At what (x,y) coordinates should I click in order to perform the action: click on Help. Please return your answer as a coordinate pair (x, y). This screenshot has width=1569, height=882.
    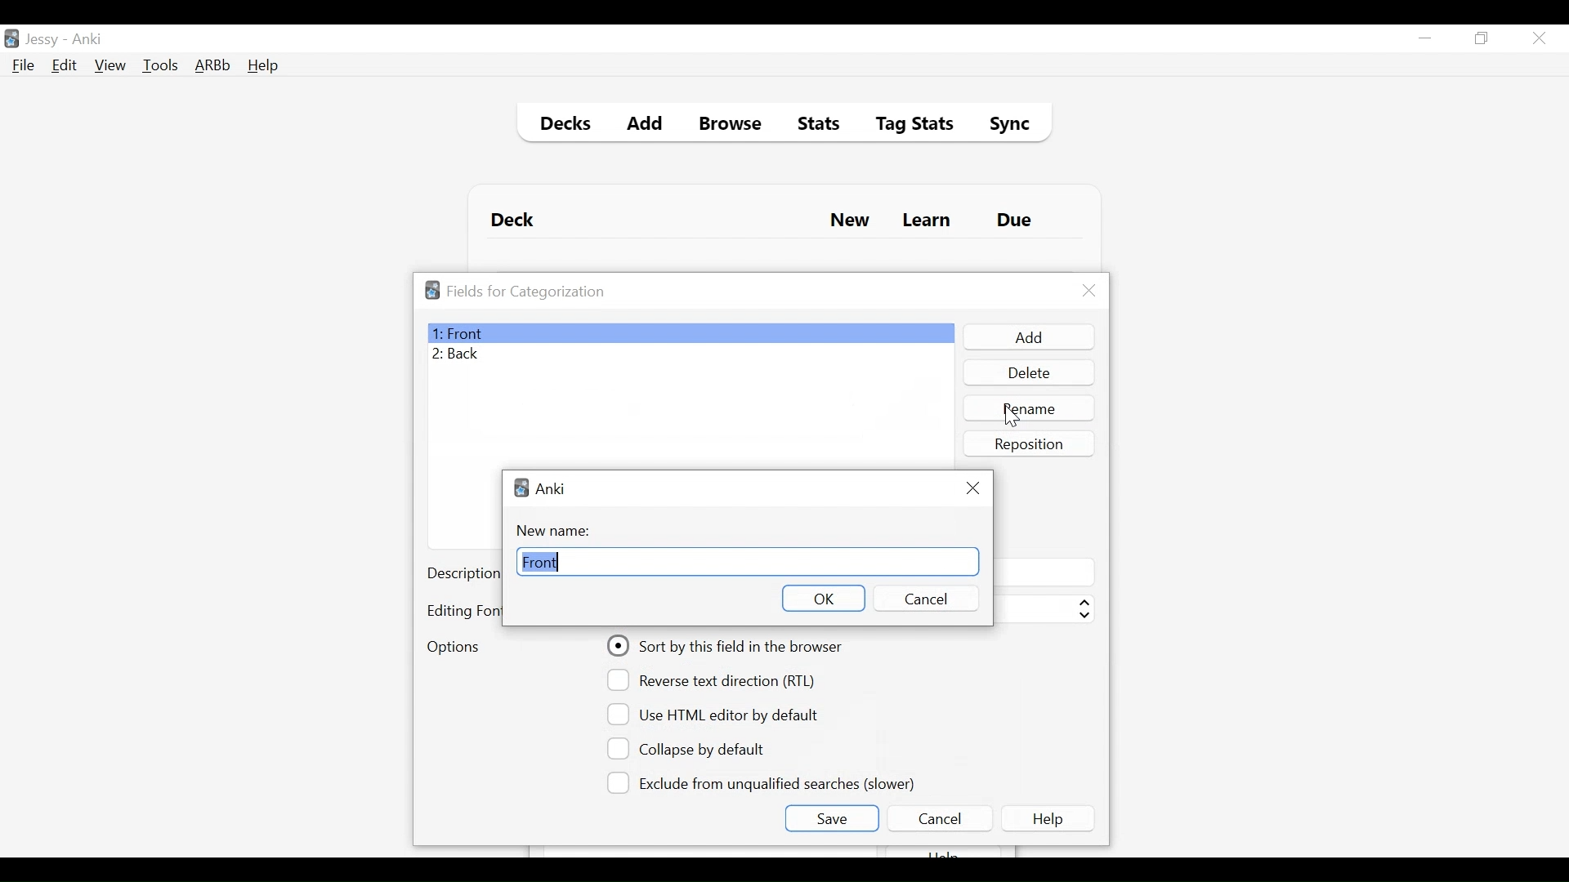
    Looking at the image, I should click on (262, 67).